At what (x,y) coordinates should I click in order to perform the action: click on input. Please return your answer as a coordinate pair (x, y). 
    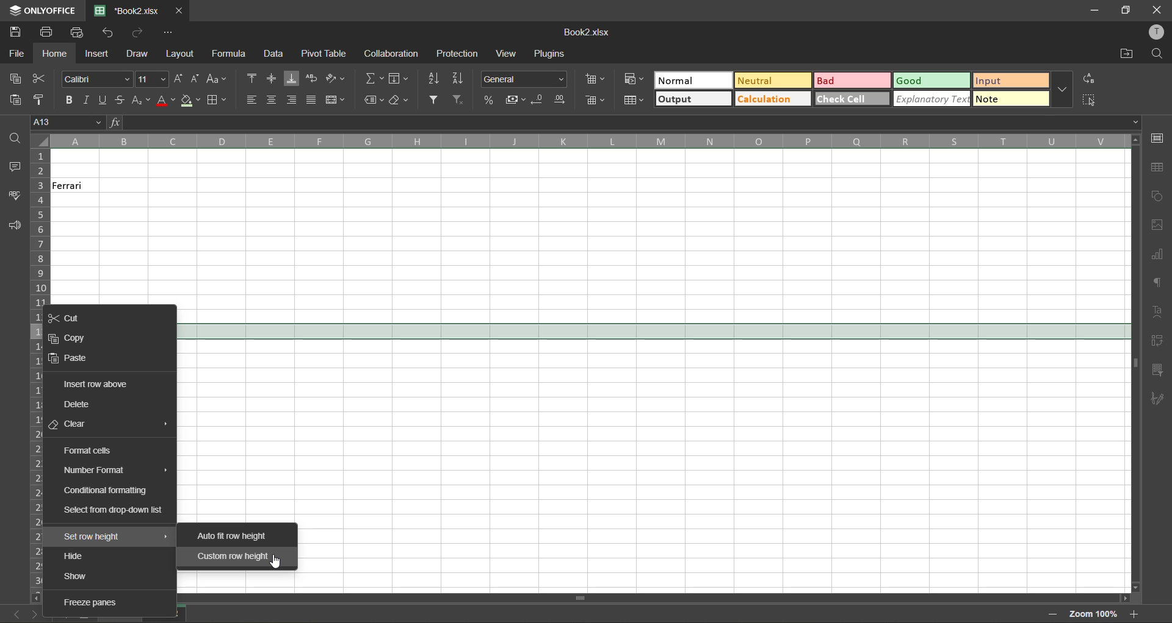
    Looking at the image, I should click on (1009, 80).